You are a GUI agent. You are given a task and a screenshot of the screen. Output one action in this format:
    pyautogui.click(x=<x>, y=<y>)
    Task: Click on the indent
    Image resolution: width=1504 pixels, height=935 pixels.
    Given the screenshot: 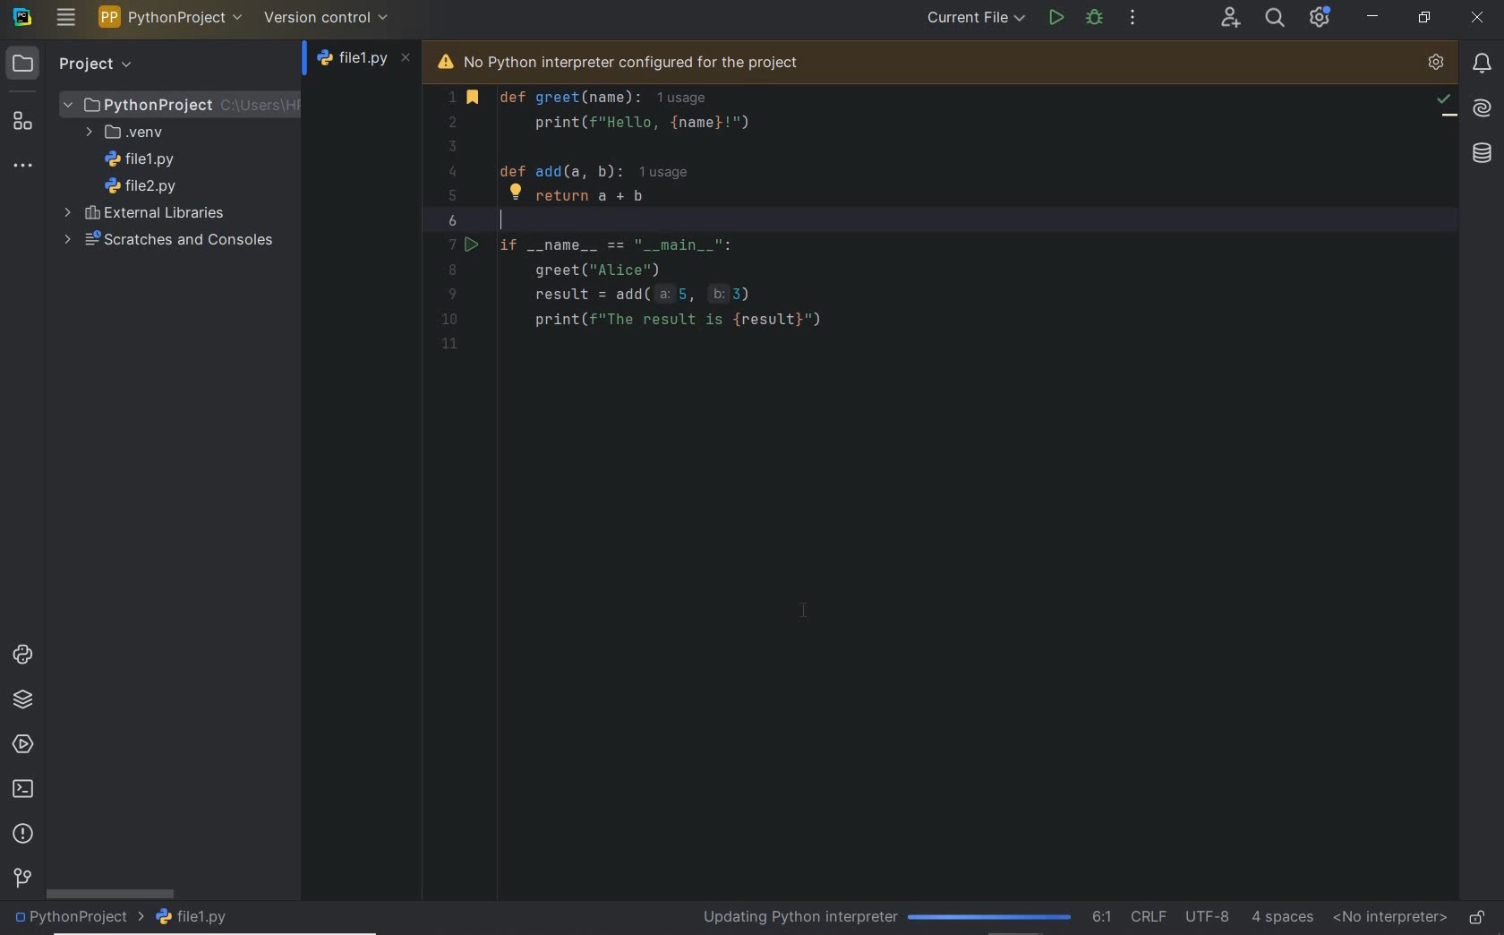 What is the action you would take?
    pyautogui.click(x=1283, y=916)
    